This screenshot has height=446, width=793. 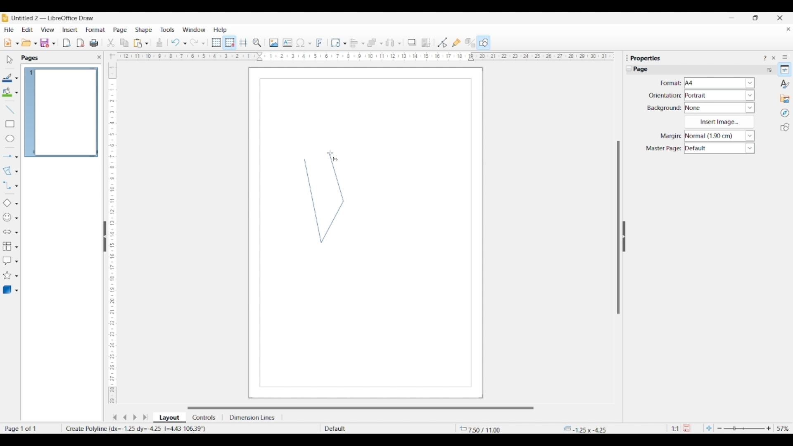 I want to click on File, so click(x=9, y=30).